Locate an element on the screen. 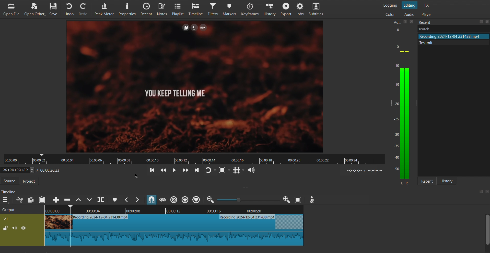 The width and height of the screenshot is (490, 253). Markers is located at coordinates (229, 10).